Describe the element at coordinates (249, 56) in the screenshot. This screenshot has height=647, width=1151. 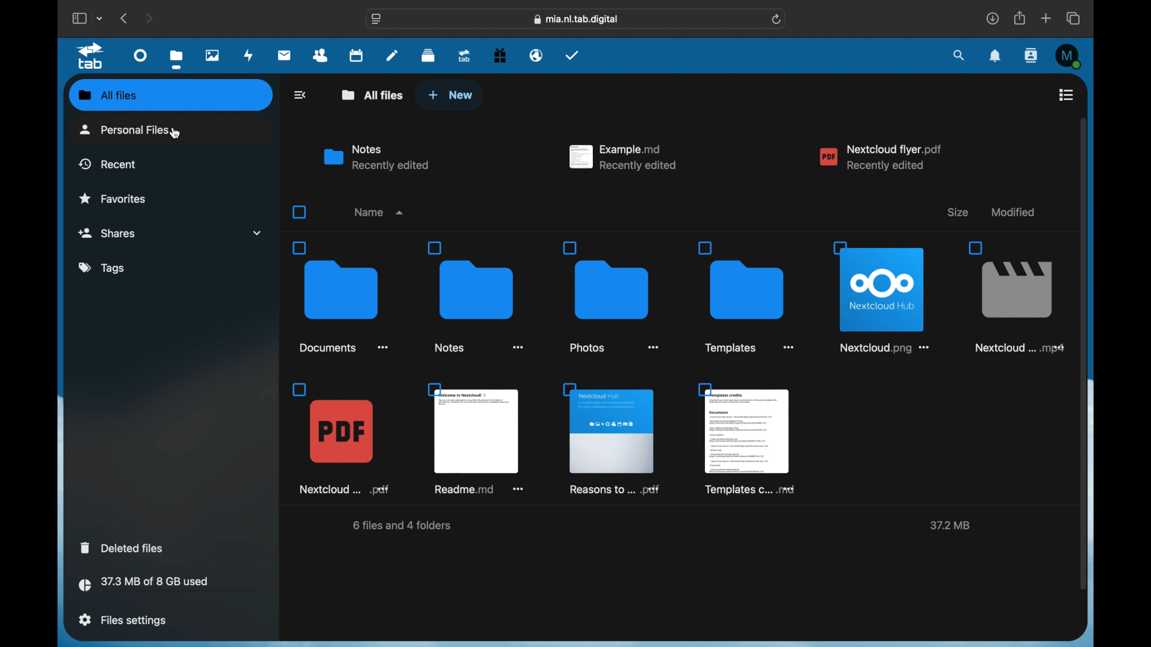
I see `activity` at that location.